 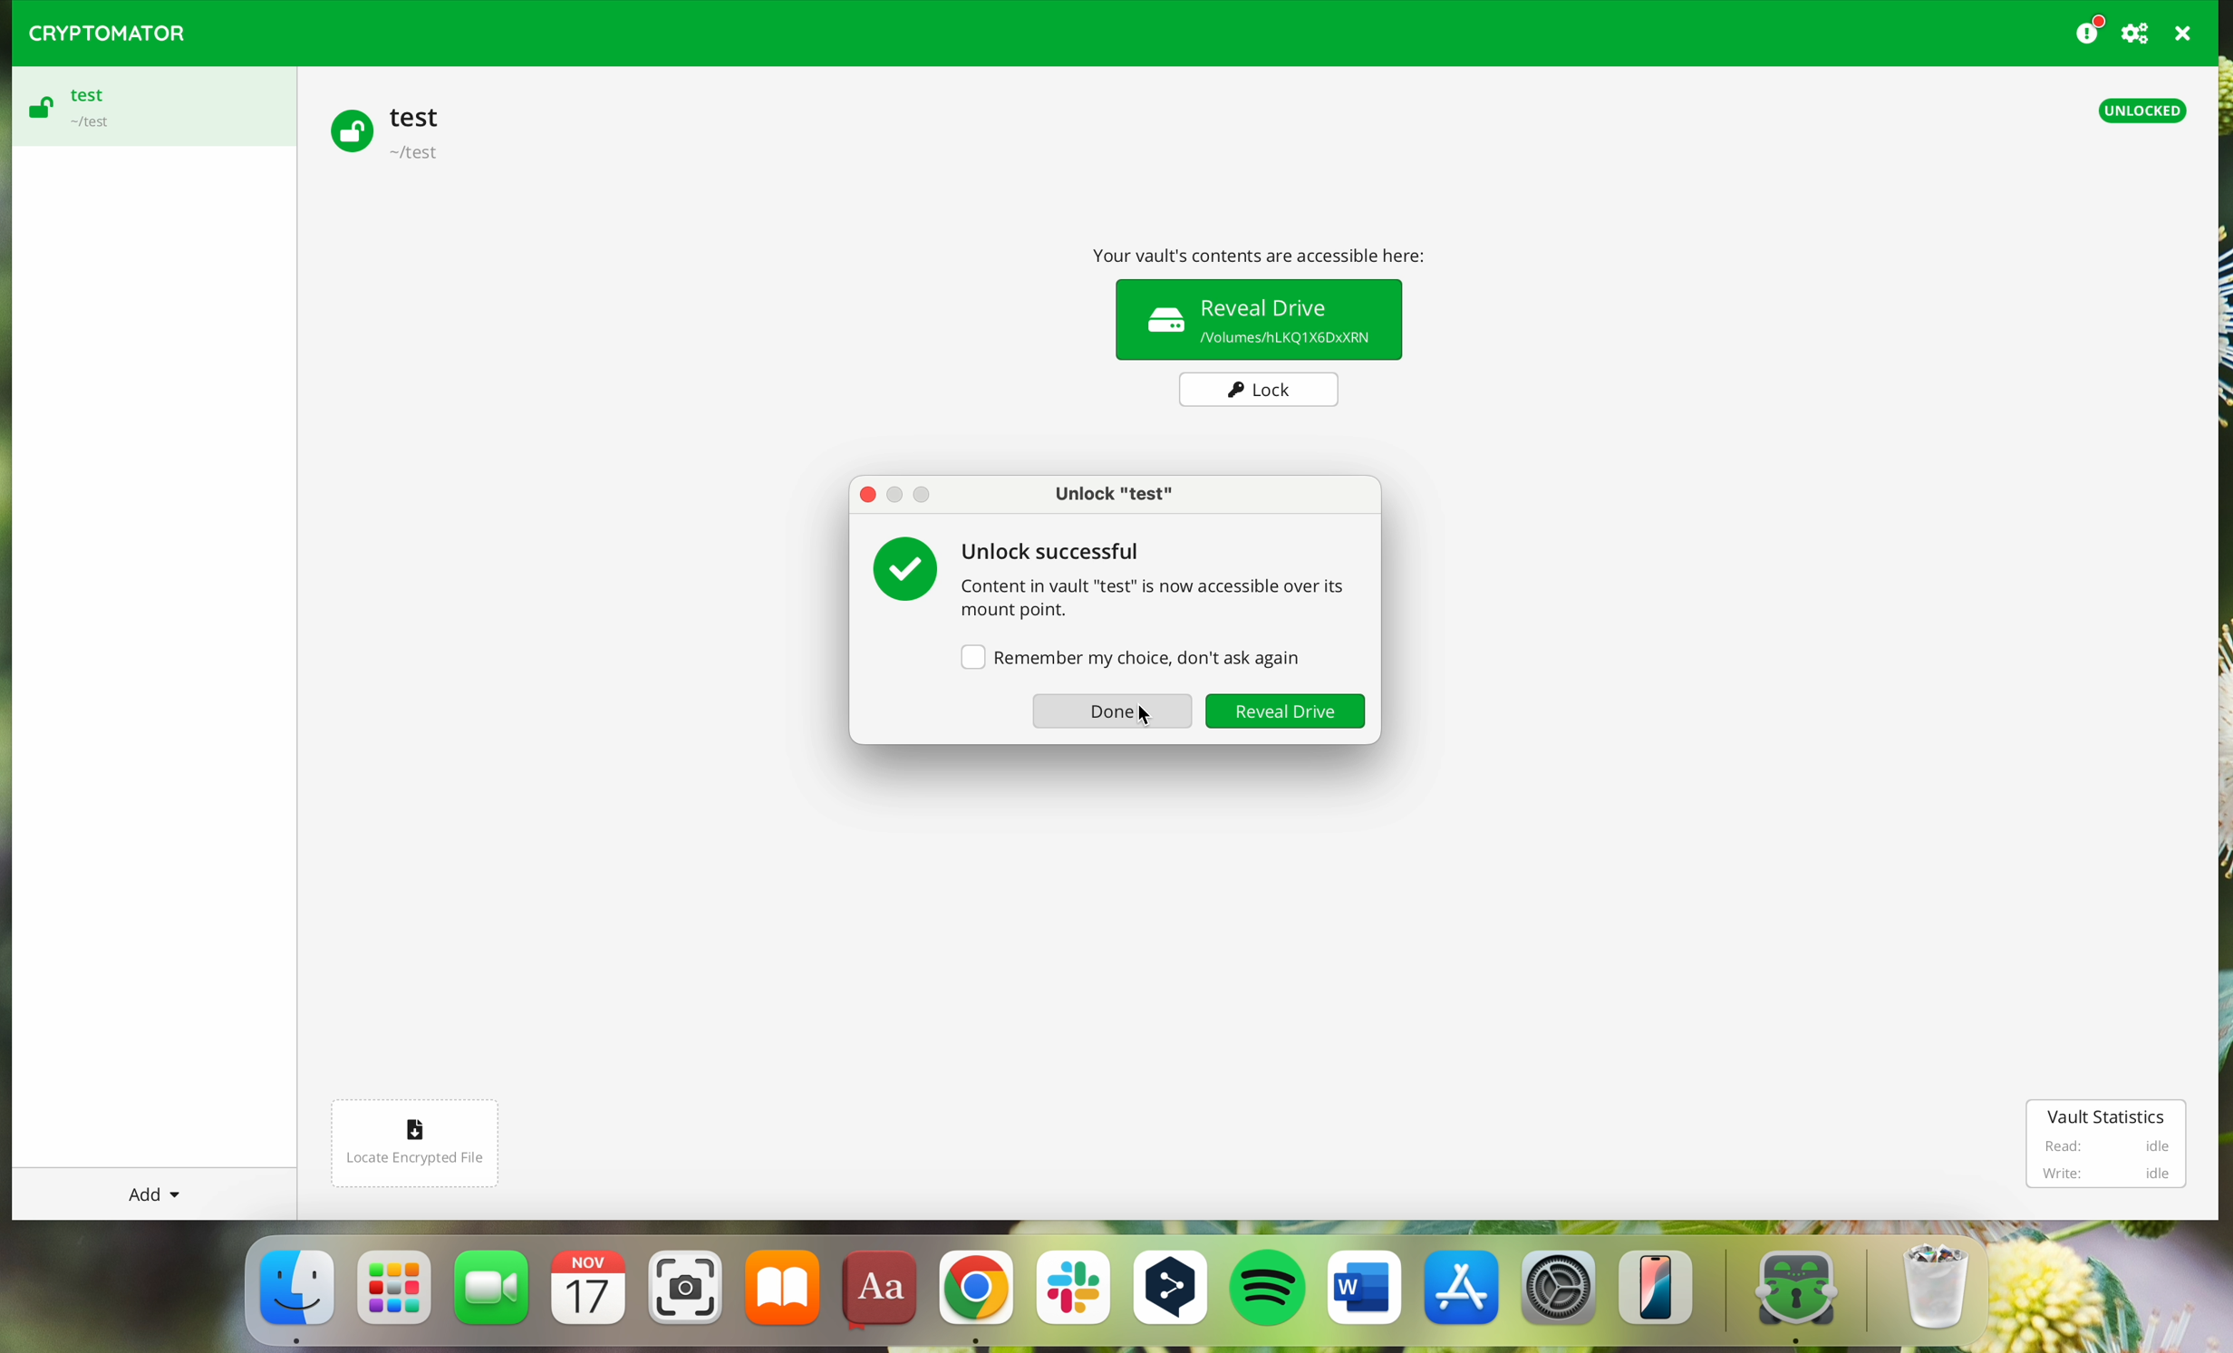 I want to click on iBooks, so click(x=783, y=1294).